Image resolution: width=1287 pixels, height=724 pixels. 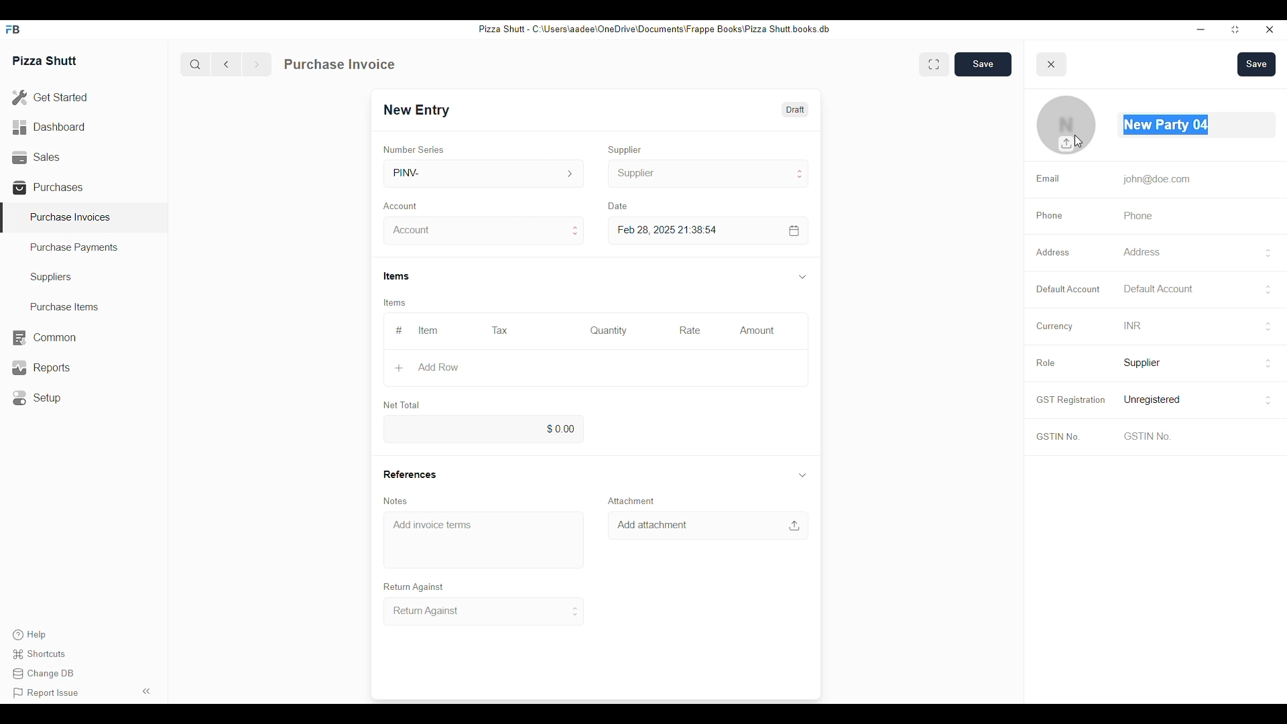 What do you see at coordinates (50, 99) in the screenshot?
I see `Get Started` at bounding box center [50, 99].